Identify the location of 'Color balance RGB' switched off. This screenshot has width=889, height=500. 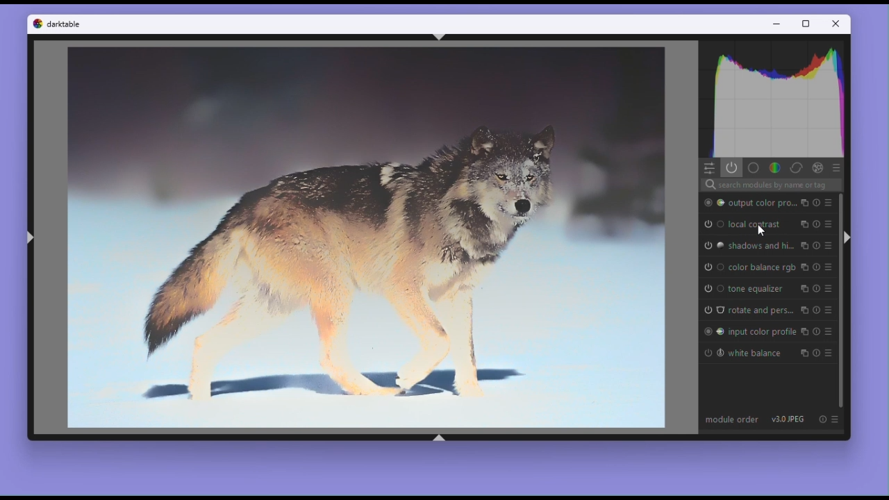
(711, 267).